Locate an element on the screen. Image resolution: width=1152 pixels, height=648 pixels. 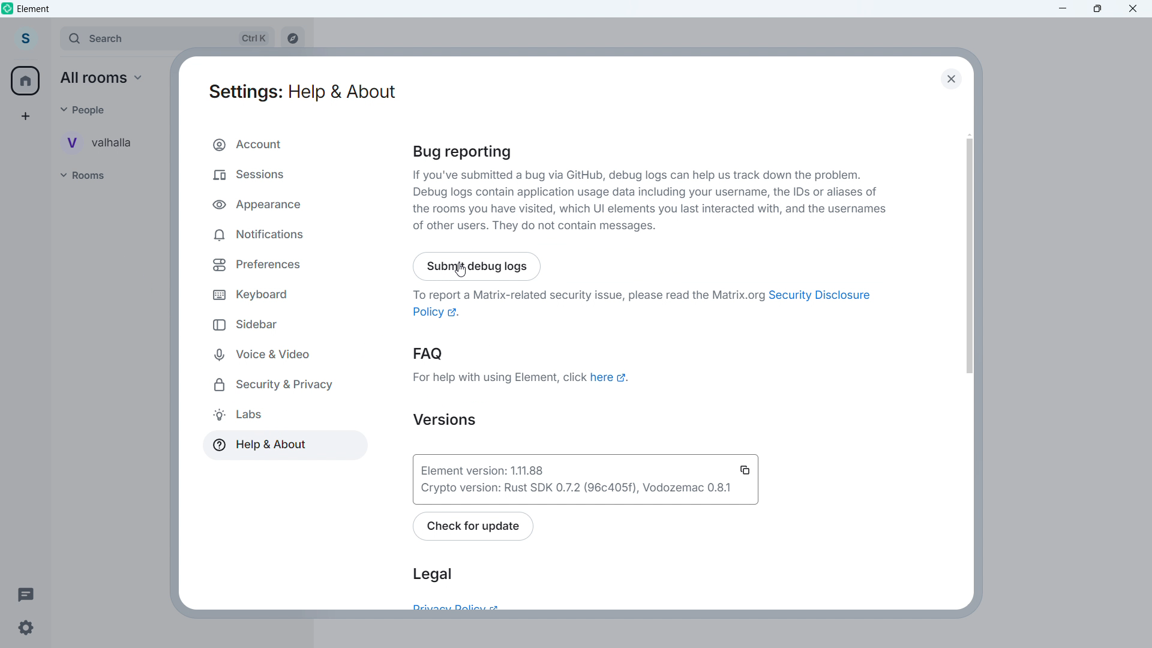
Close dialogue box  is located at coordinates (950, 78).